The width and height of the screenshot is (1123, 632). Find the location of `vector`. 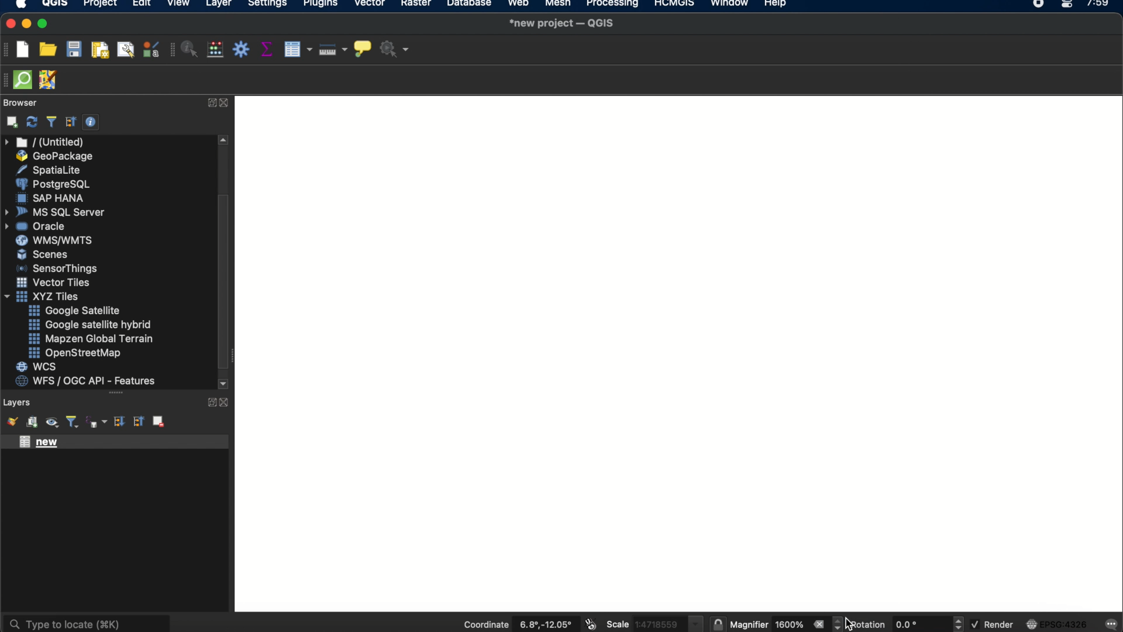

vector is located at coordinates (370, 5).